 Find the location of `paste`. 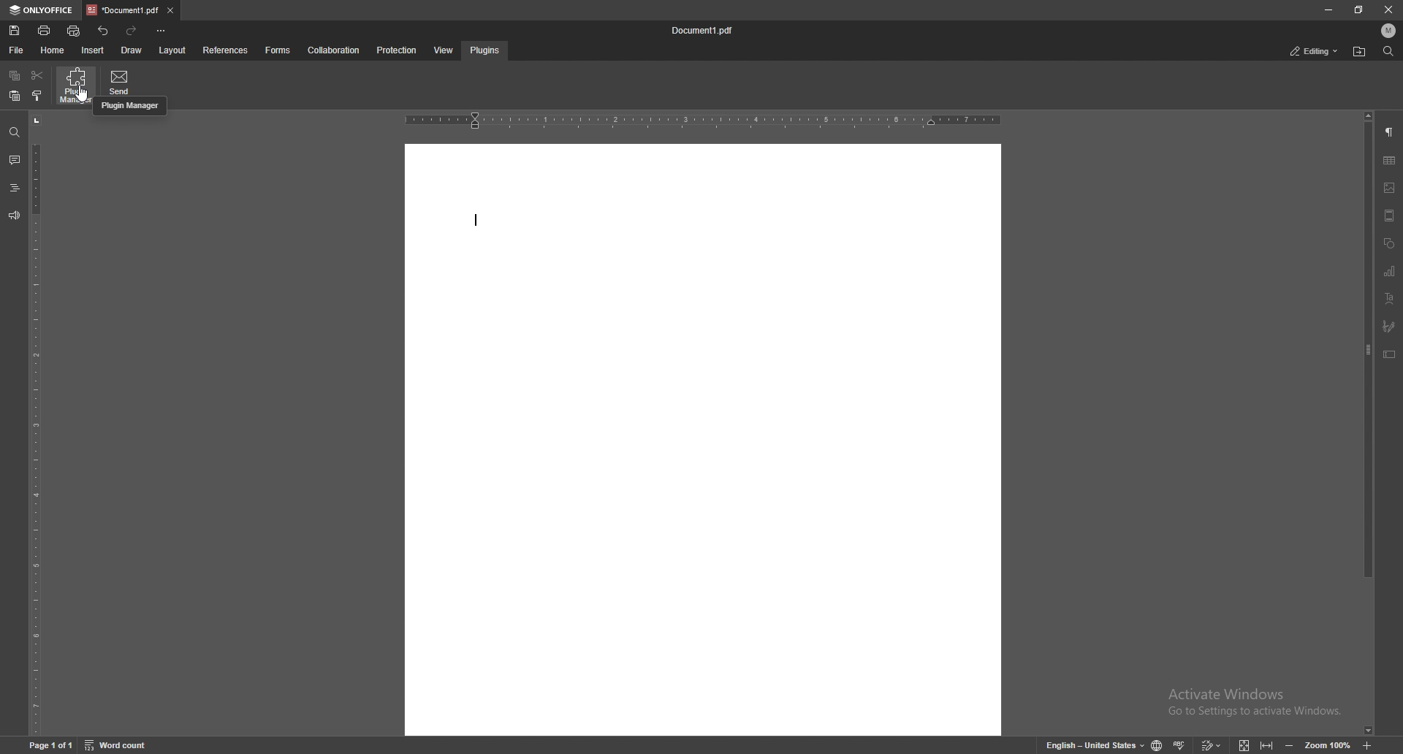

paste is located at coordinates (15, 96).